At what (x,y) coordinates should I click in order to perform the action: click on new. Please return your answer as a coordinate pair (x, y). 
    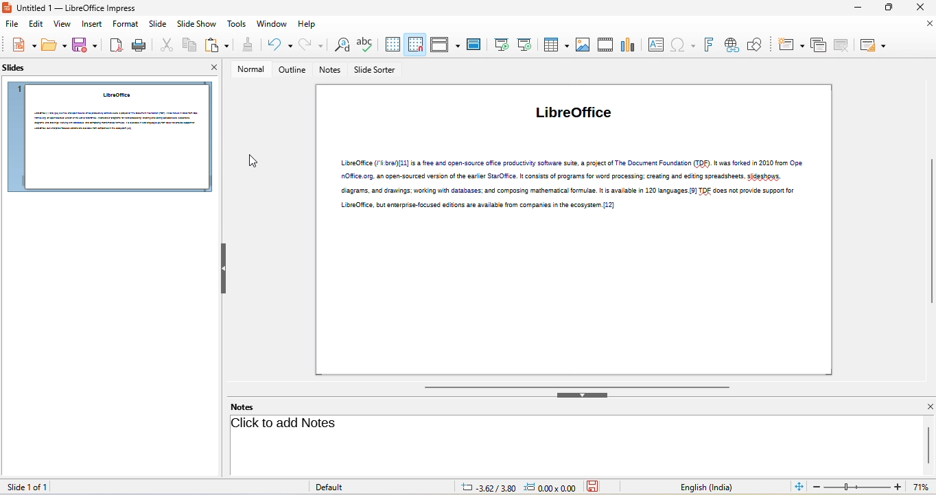
    Looking at the image, I should click on (24, 45).